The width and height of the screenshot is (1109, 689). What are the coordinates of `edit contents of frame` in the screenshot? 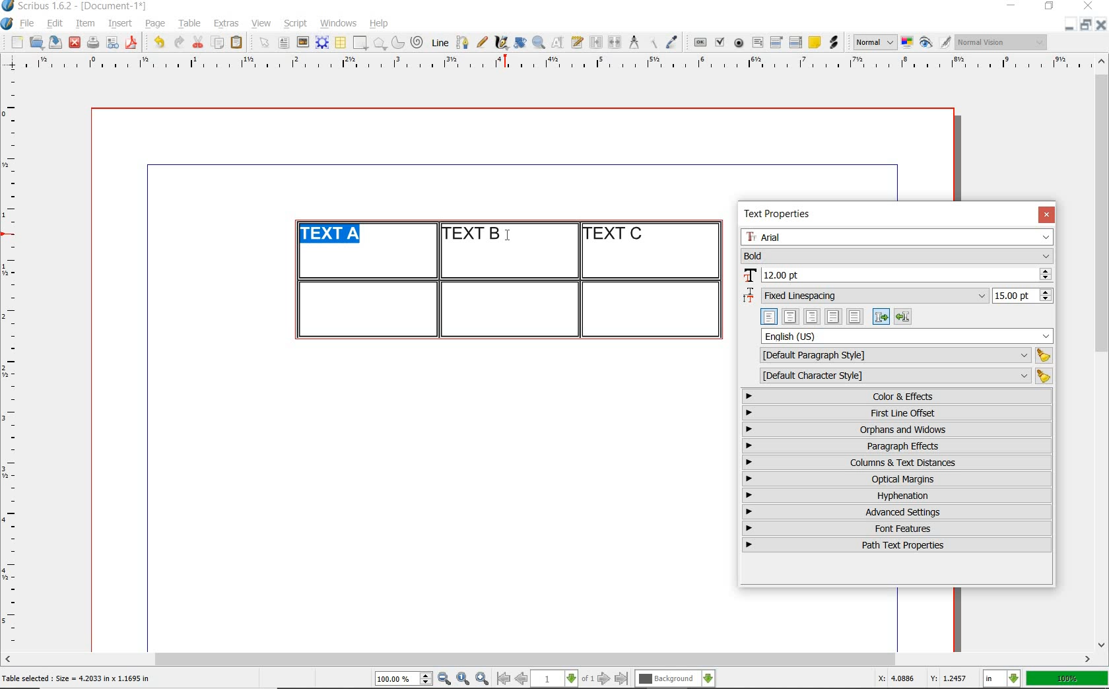 It's located at (558, 42).